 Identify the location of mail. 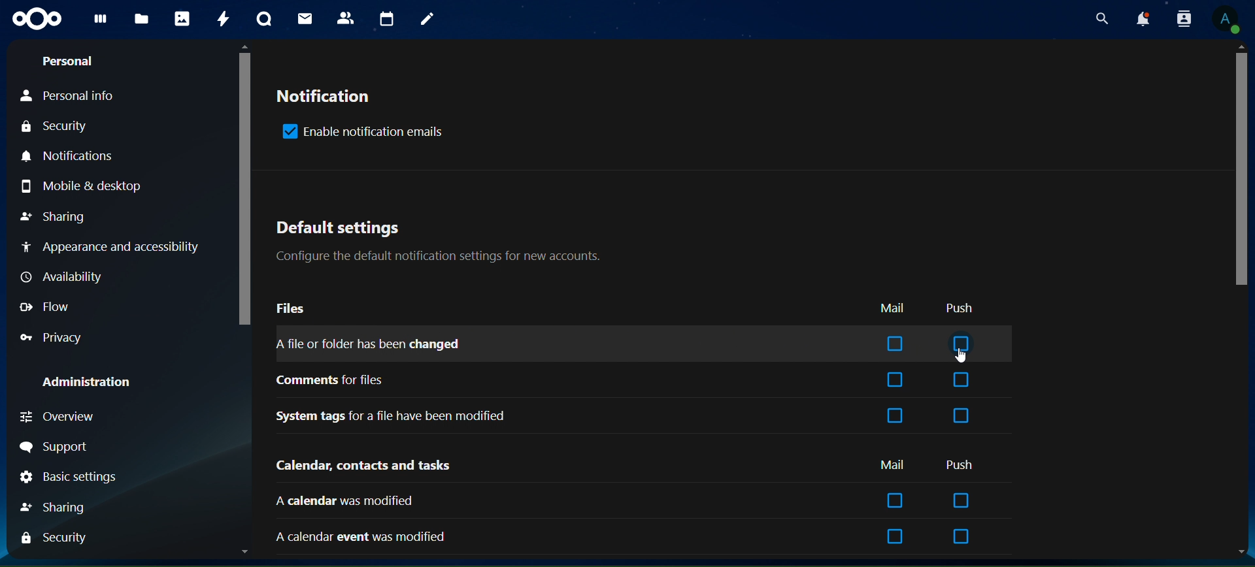
(894, 466).